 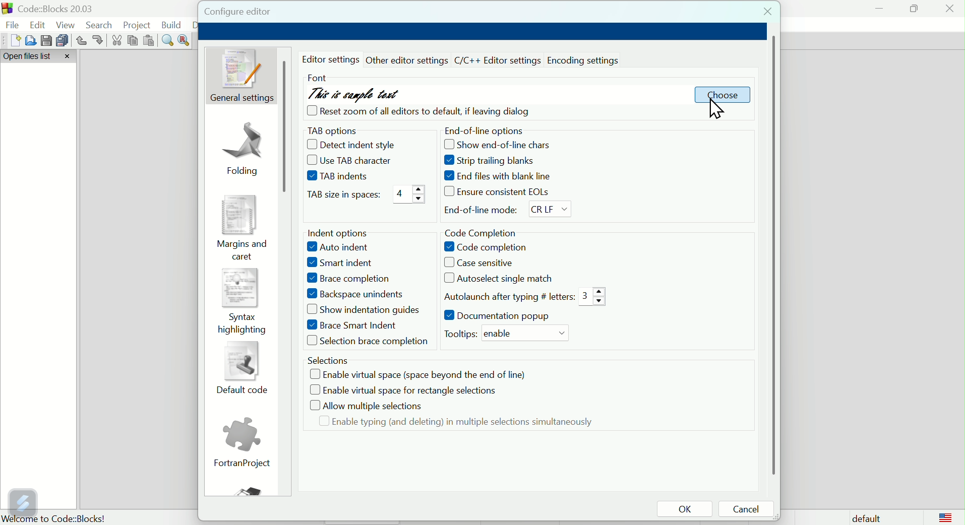 What do you see at coordinates (946, 517) in the screenshot?
I see `logo` at bounding box center [946, 517].